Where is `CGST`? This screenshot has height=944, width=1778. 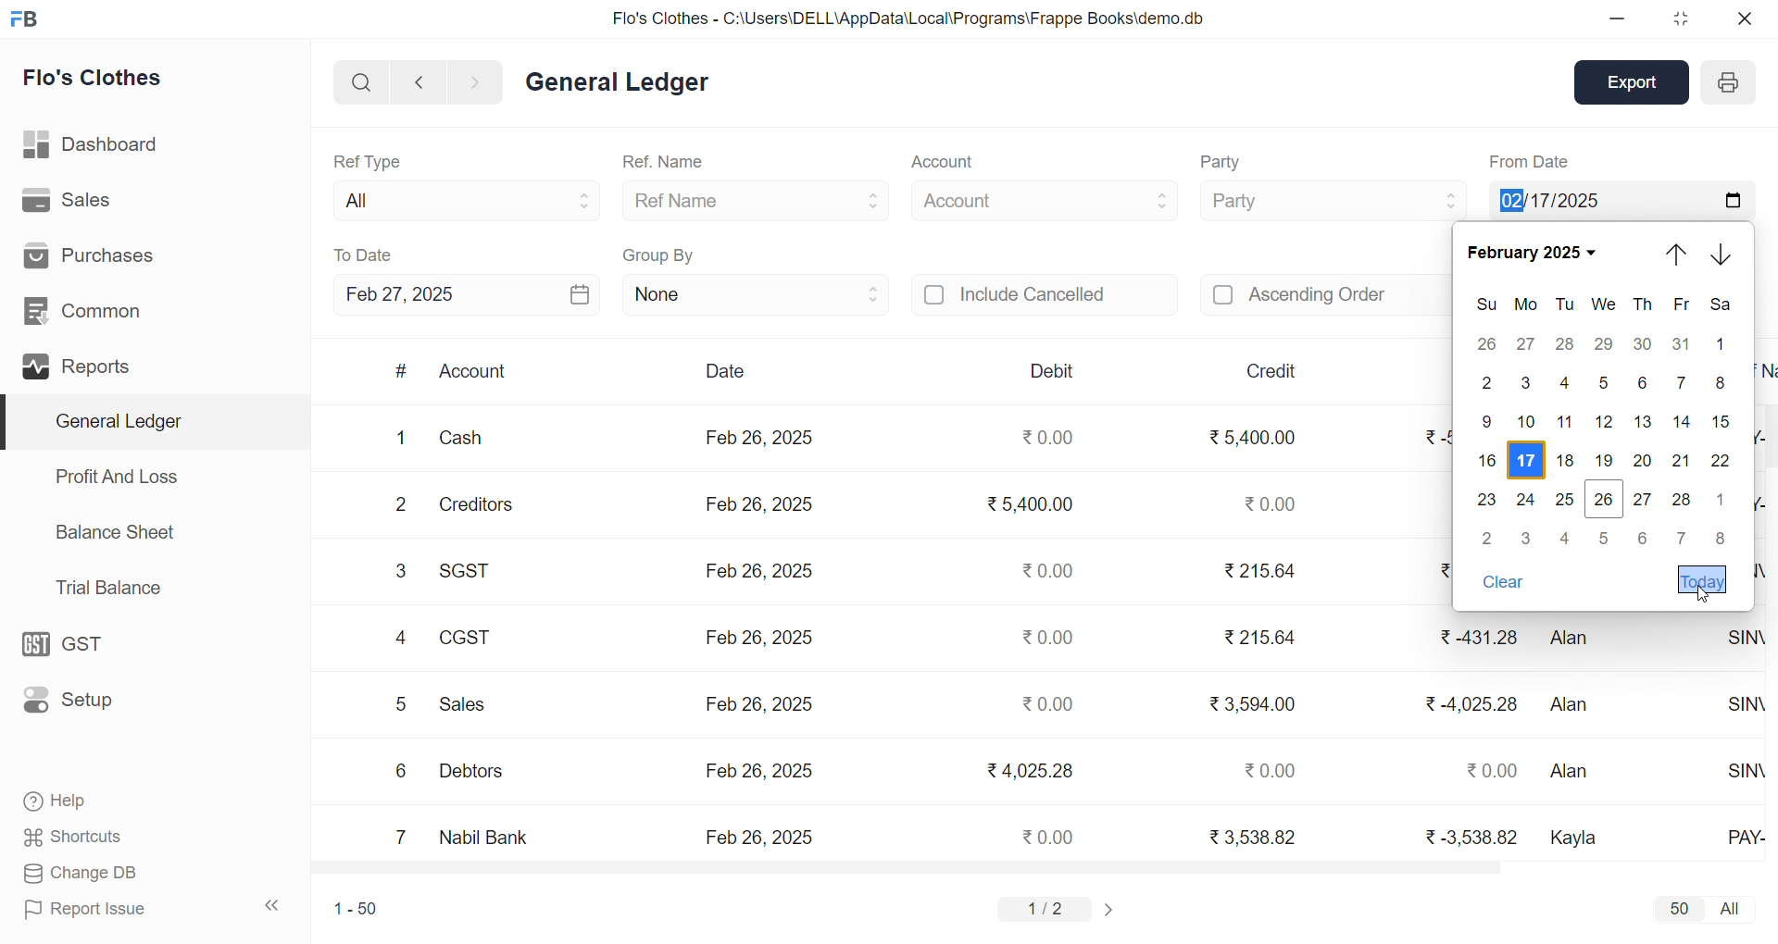 CGST is located at coordinates (465, 637).